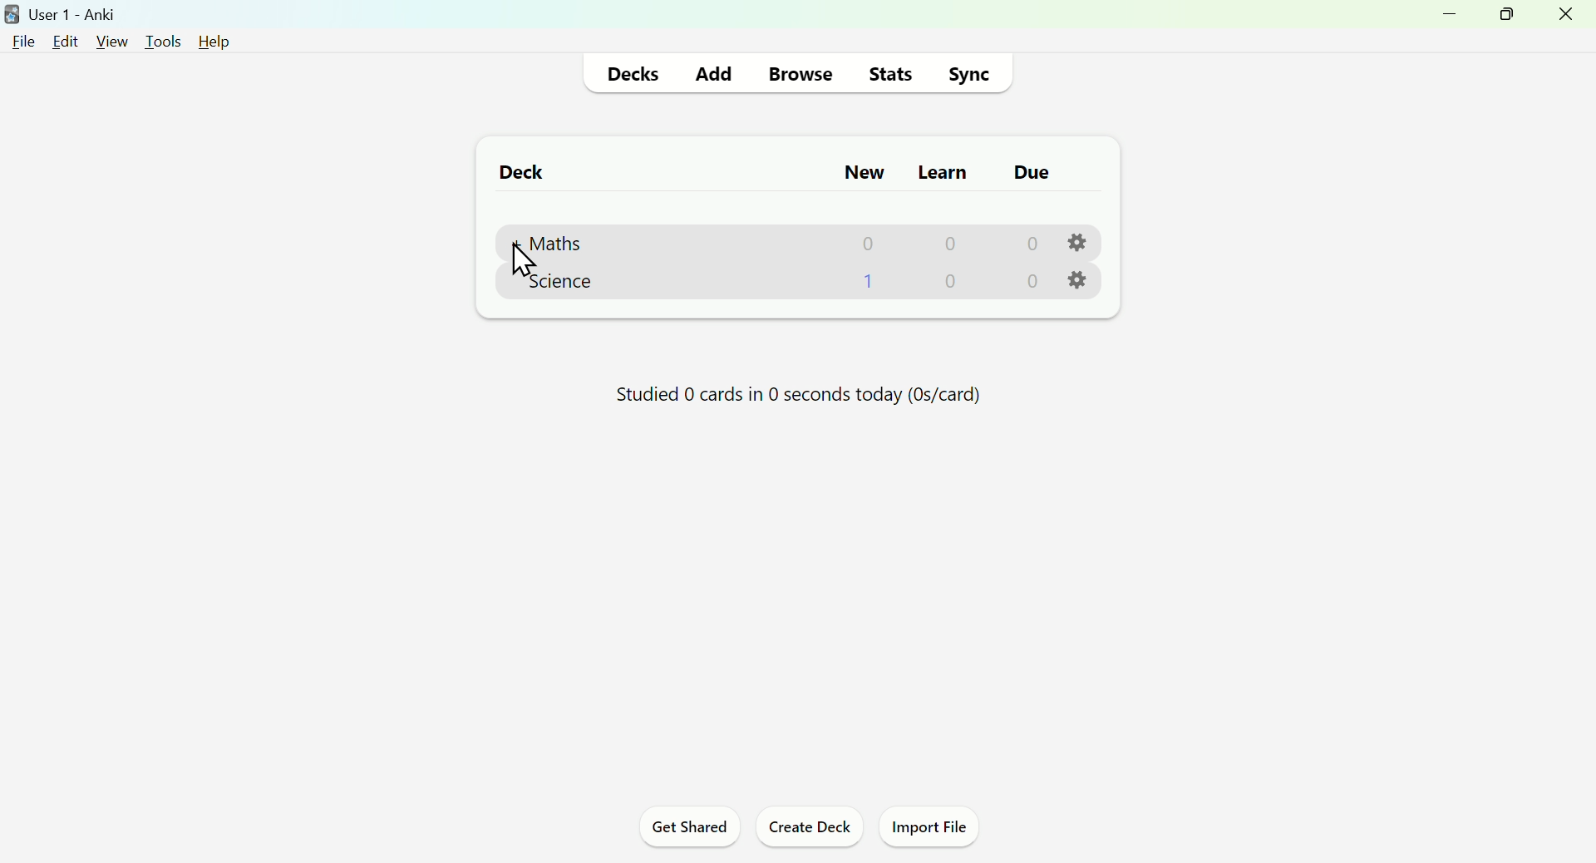 The image size is (1596, 863). Describe the element at coordinates (637, 72) in the screenshot. I see `Decks` at that location.